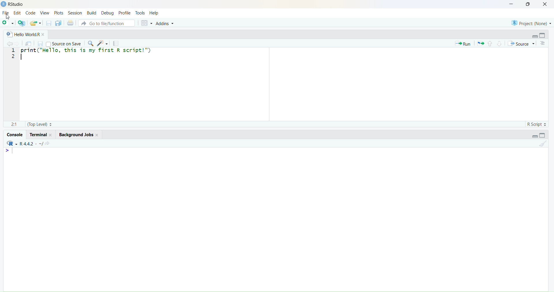 This screenshot has width=554, height=292. I want to click on Cursor, so click(10, 17).